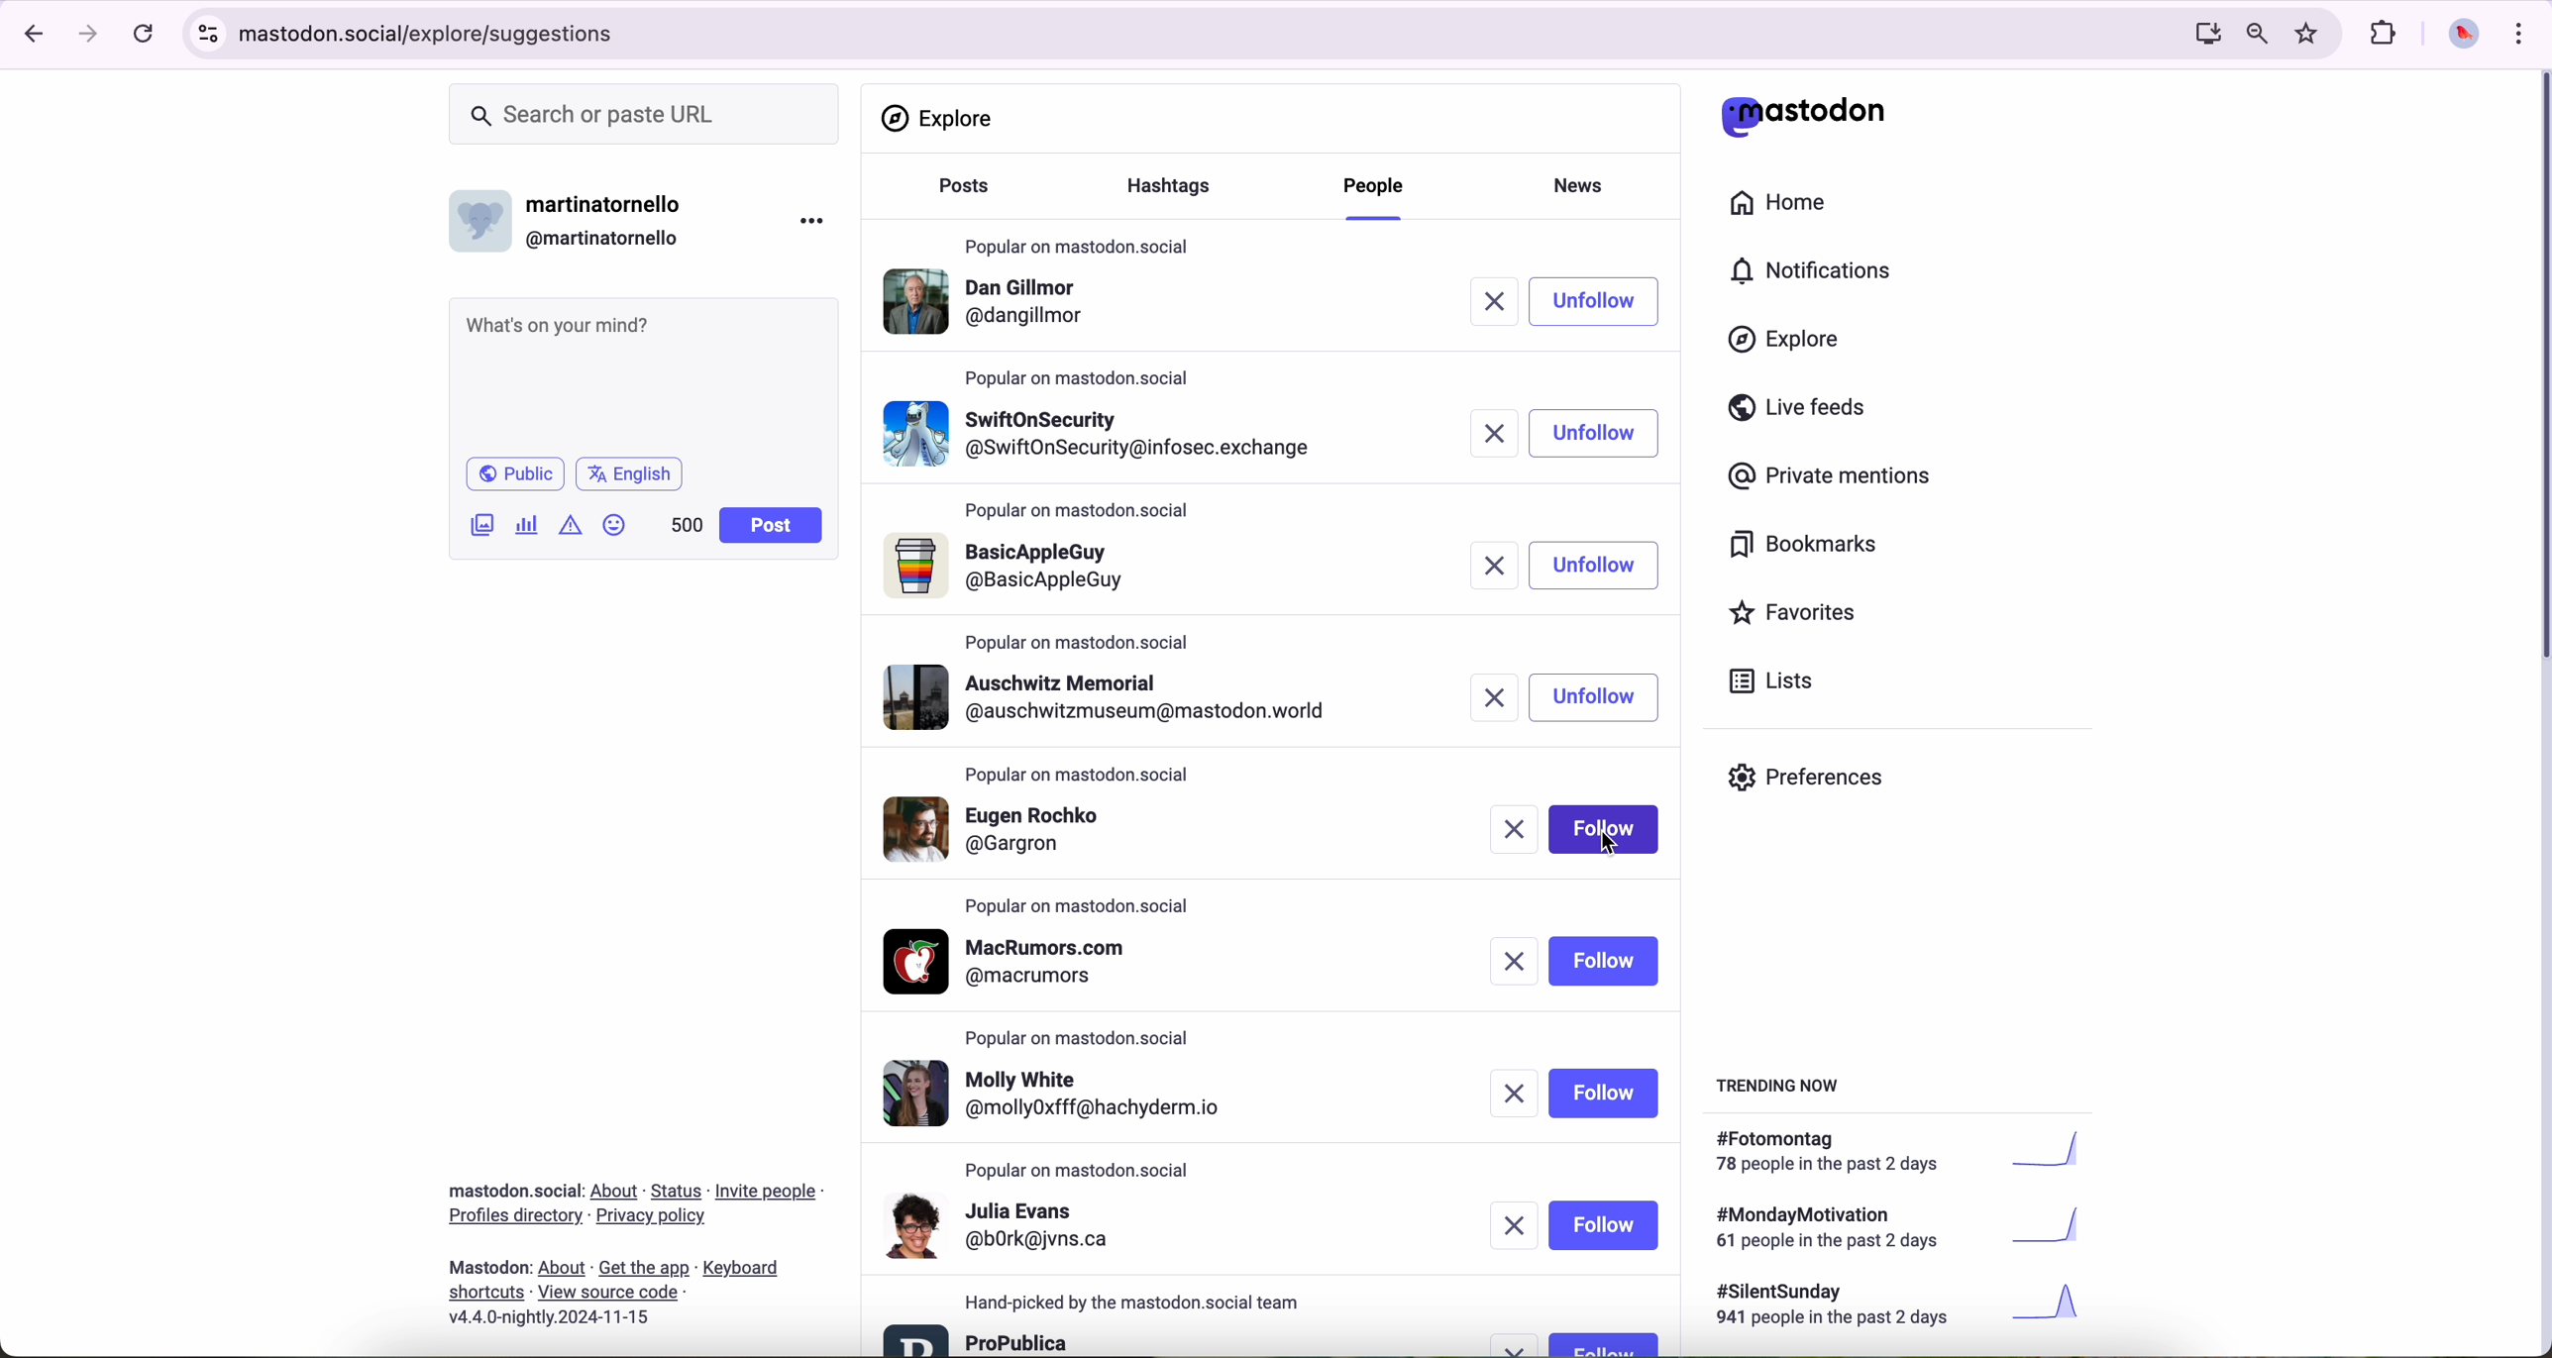  What do you see at coordinates (1019, 962) in the screenshot?
I see `profile` at bounding box center [1019, 962].